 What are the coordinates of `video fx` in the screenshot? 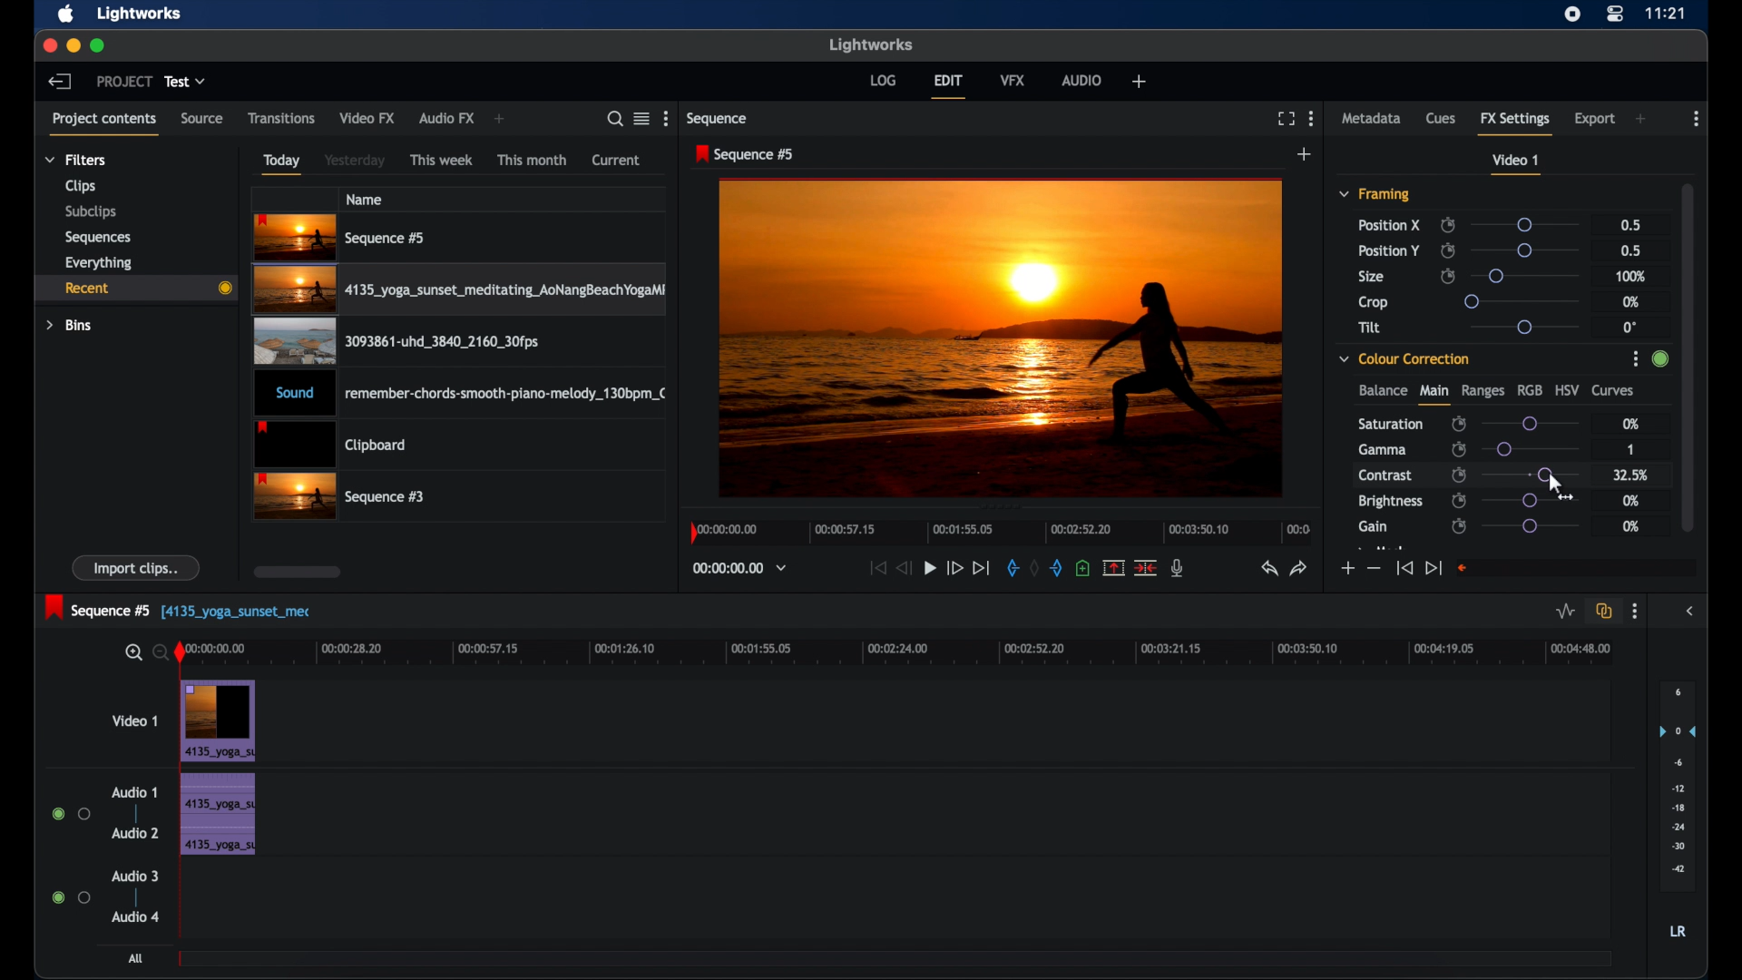 It's located at (367, 118).